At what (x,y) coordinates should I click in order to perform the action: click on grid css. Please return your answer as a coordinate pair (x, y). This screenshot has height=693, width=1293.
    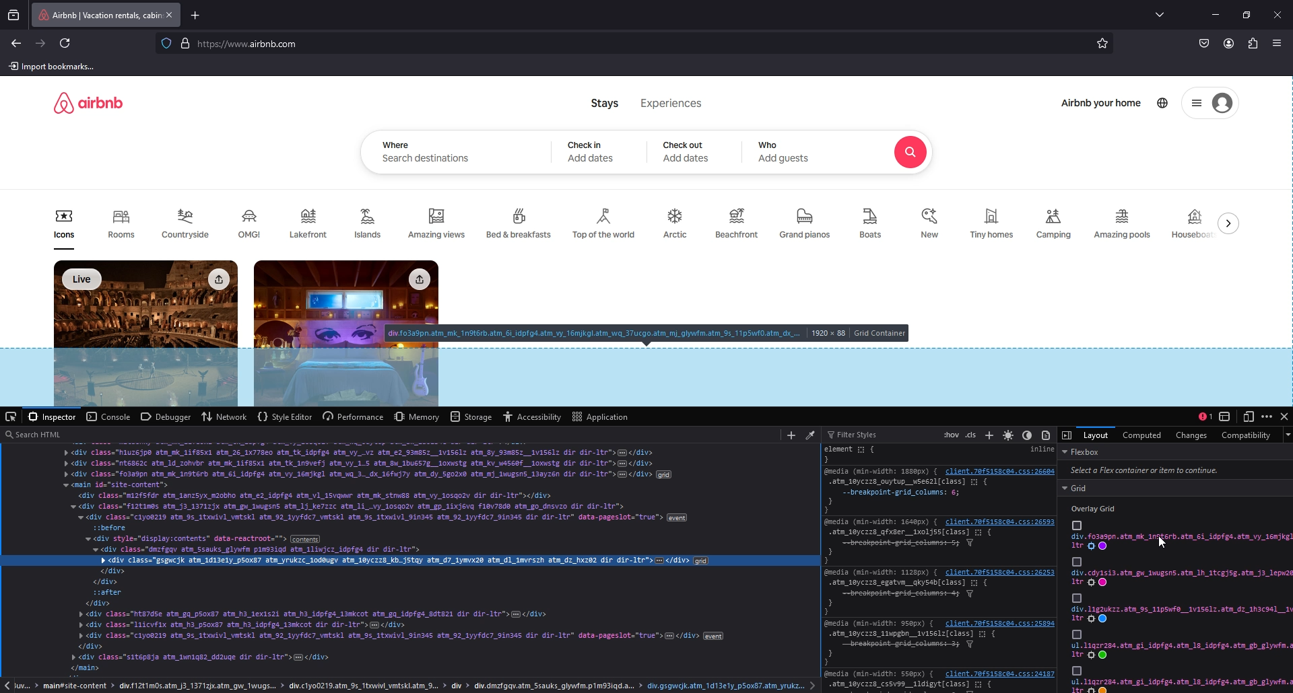
    Looking at the image, I should click on (1180, 614).